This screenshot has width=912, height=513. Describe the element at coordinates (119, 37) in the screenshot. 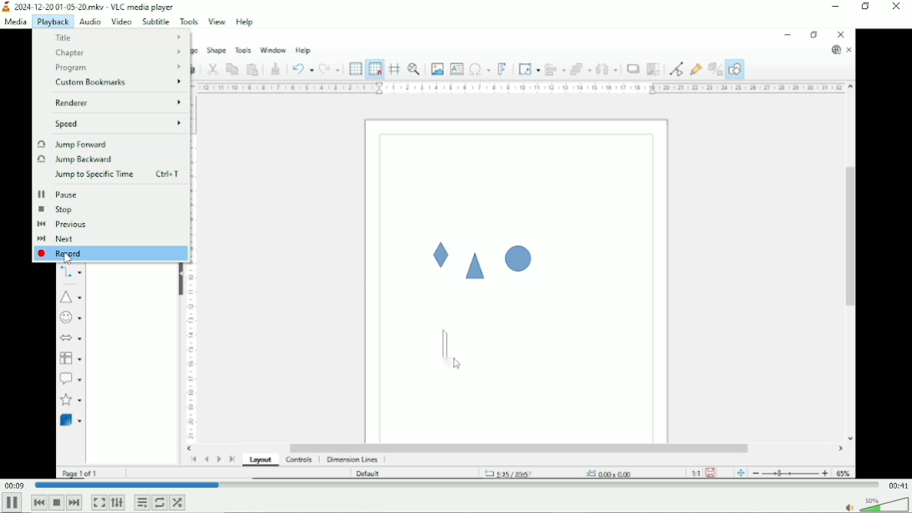

I see `Title` at that location.